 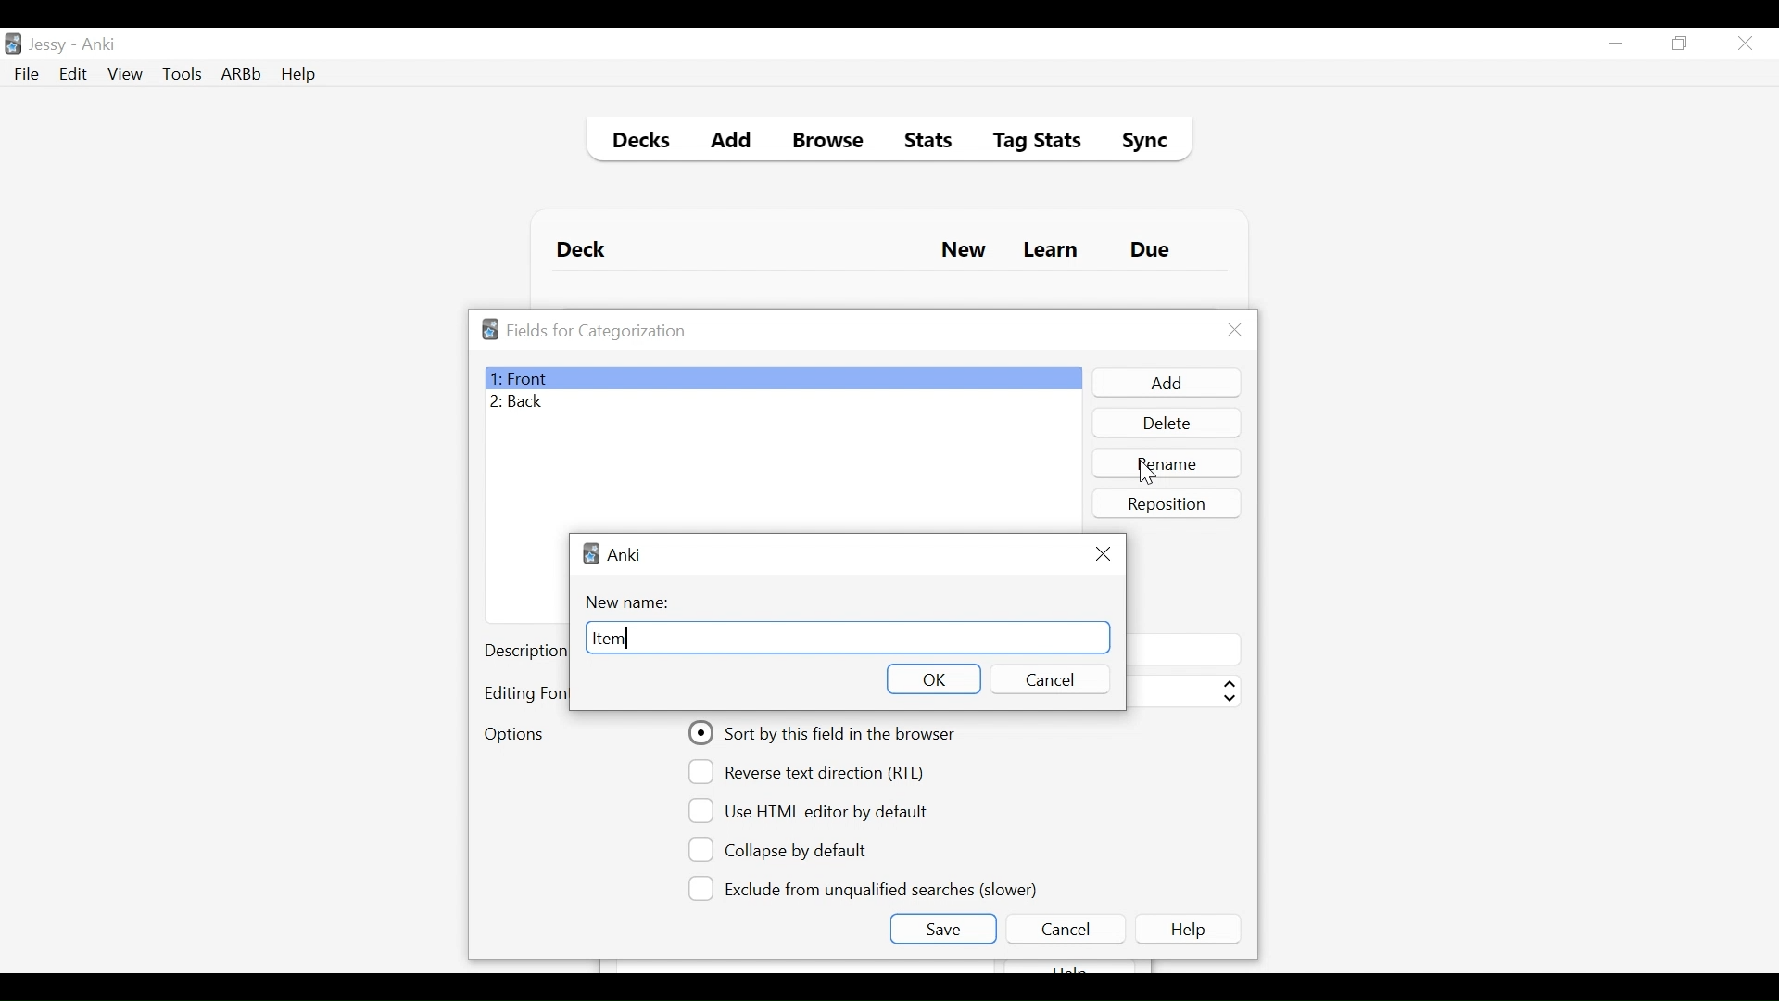 What do you see at coordinates (922, 141) in the screenshot?
I see `Stats` at bounding box center [922, 141].